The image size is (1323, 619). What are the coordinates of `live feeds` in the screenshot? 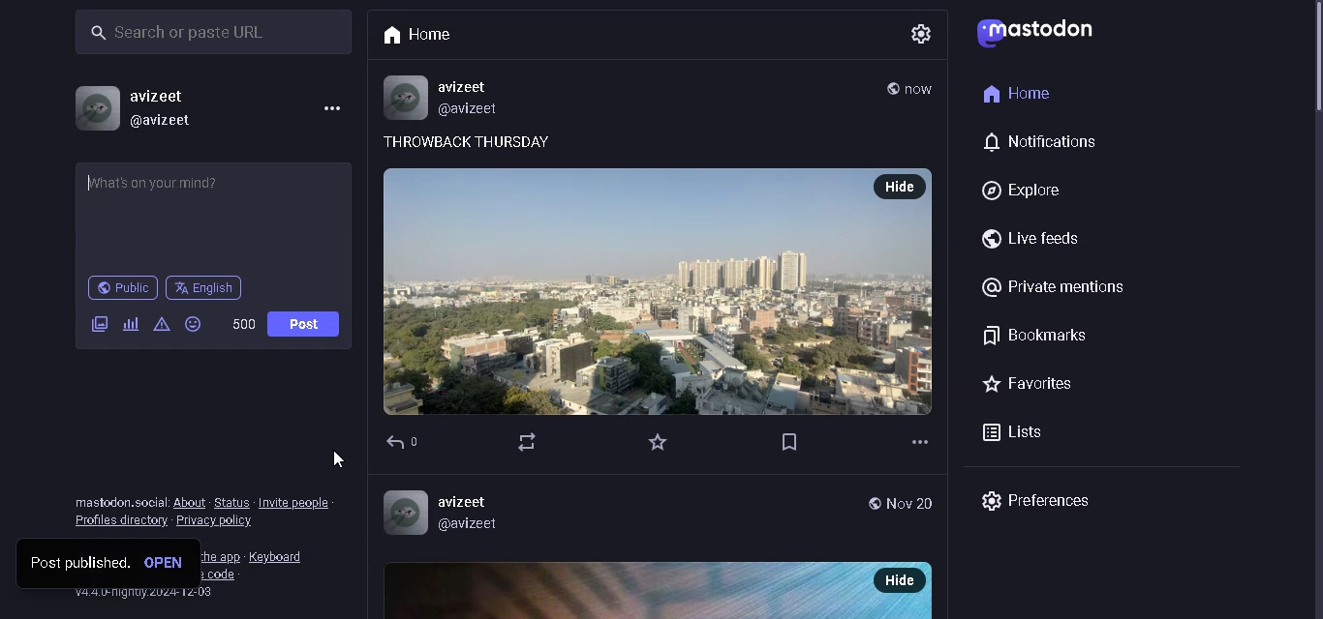 It's located at (1032, 237).